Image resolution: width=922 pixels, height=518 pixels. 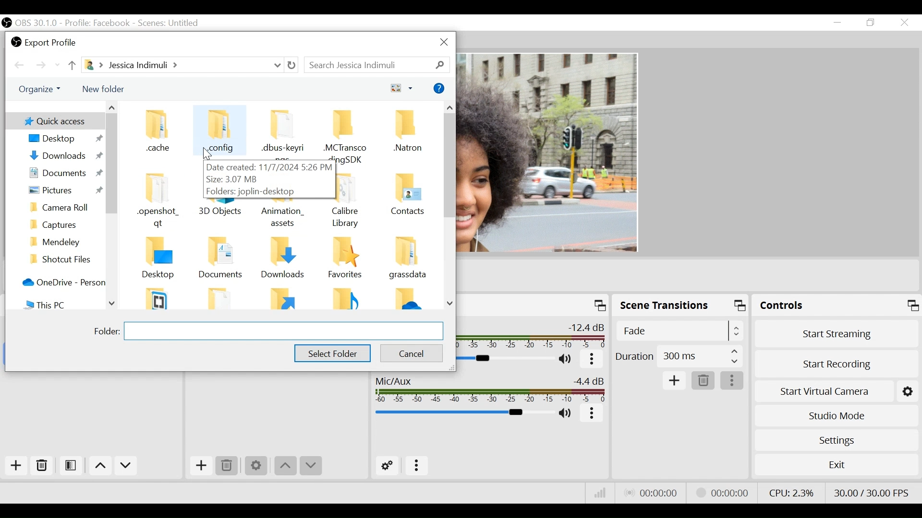 What do you see at coordinates (732, 380) in the screenshot?
I see `More options` at bounding box center [732, 380].